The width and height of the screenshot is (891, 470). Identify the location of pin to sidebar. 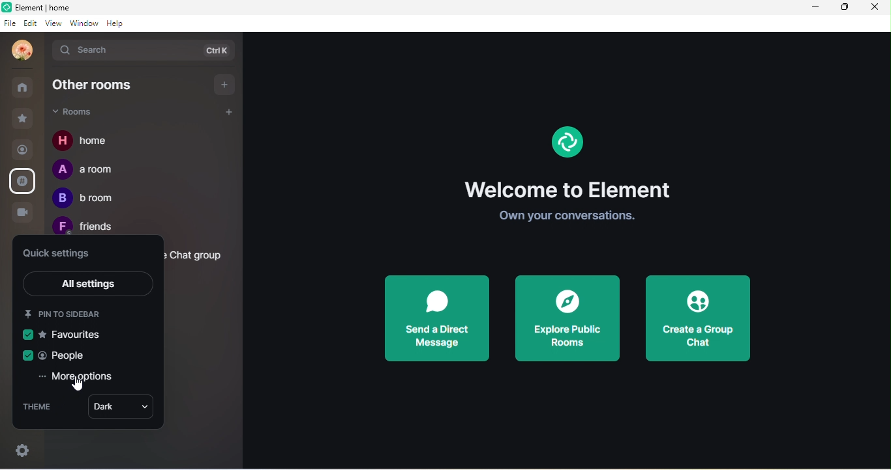
(67, 312).